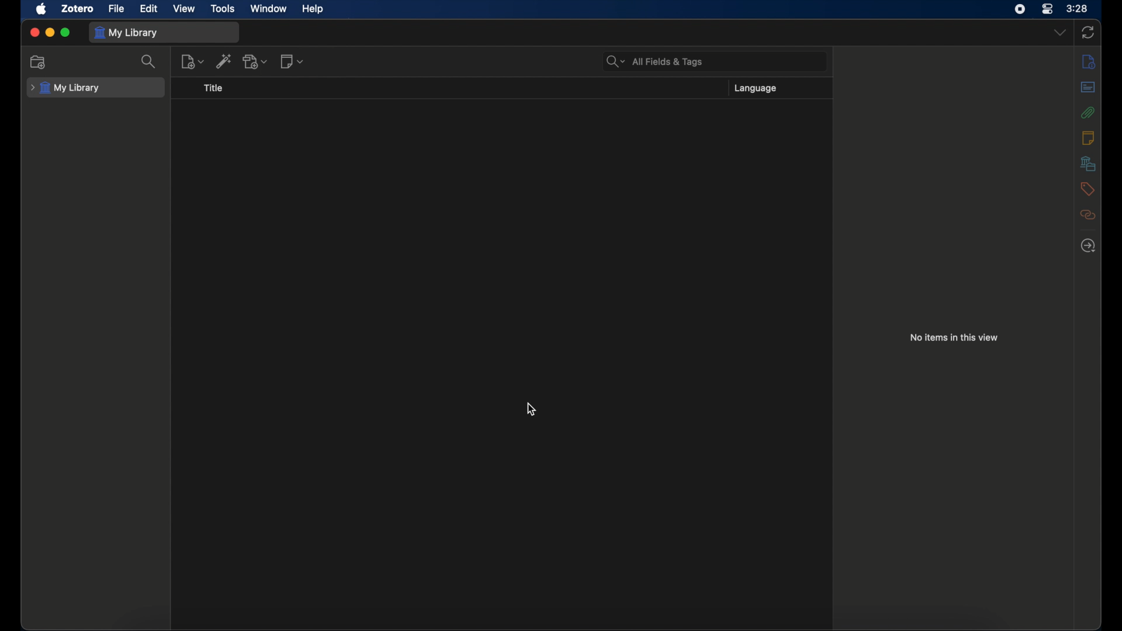 The height and width of the screenshot is (631, 1122). What do you see at coordinates (1088, 86) in the screenshot?
I see `abstract` at bounding box center [1088, 86].